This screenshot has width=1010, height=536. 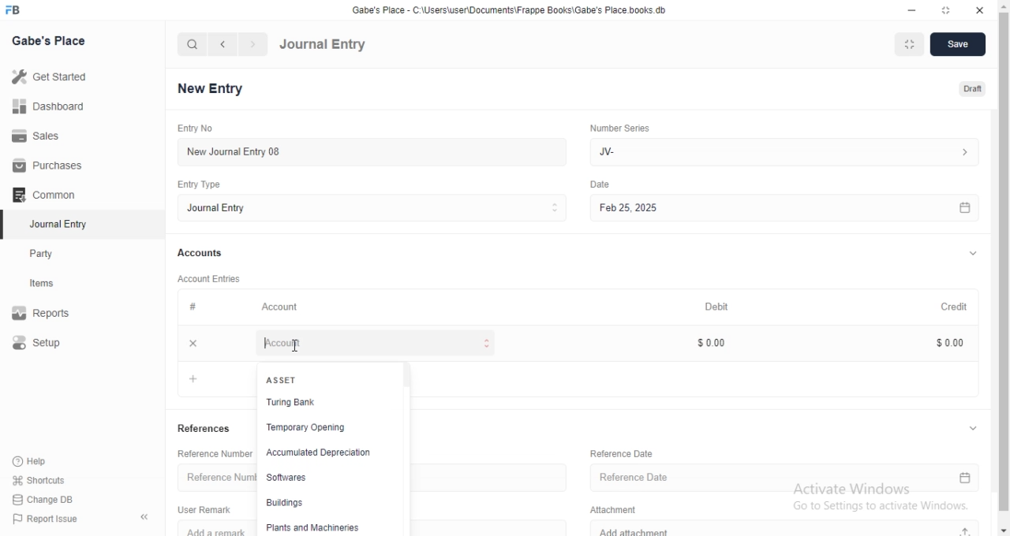 What do you see at coordinates (201, 254) in the screenshot?
I see `Accounts` at bounding box center [201, 254].